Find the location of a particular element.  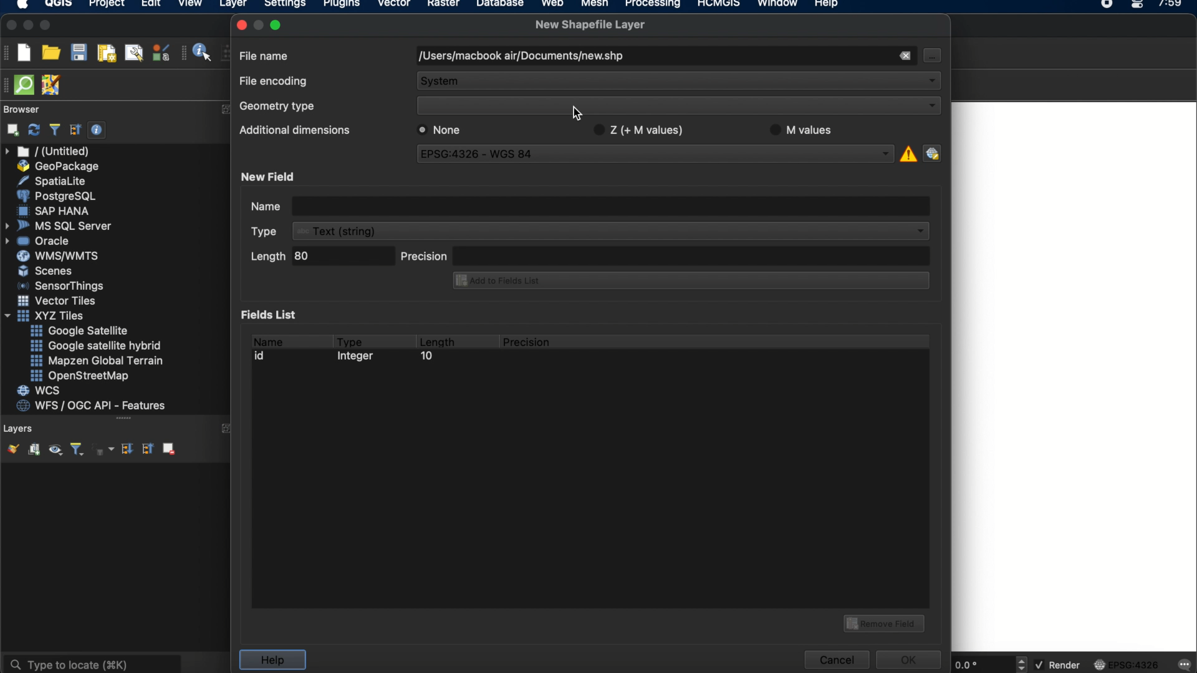

filter legend by expression is located at coordinates (104, 449).